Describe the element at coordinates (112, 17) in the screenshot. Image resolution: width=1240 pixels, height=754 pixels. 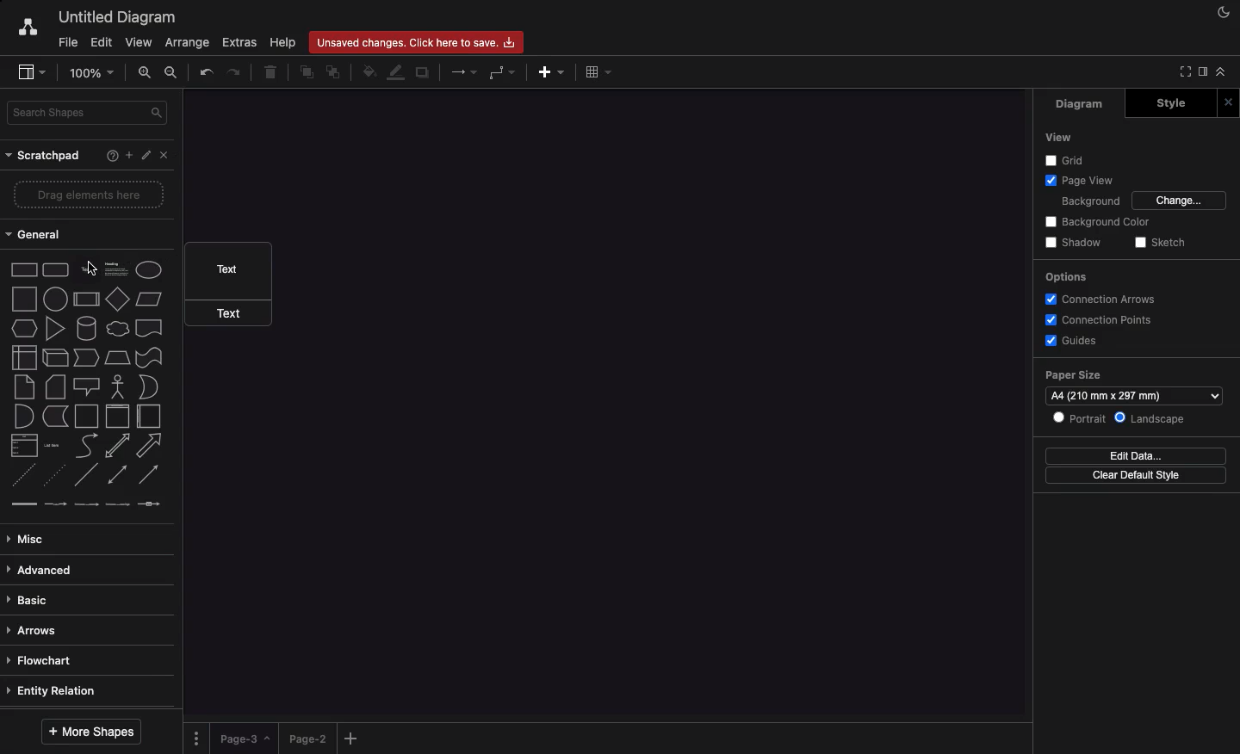
I see `Untitled diagram` at that location.